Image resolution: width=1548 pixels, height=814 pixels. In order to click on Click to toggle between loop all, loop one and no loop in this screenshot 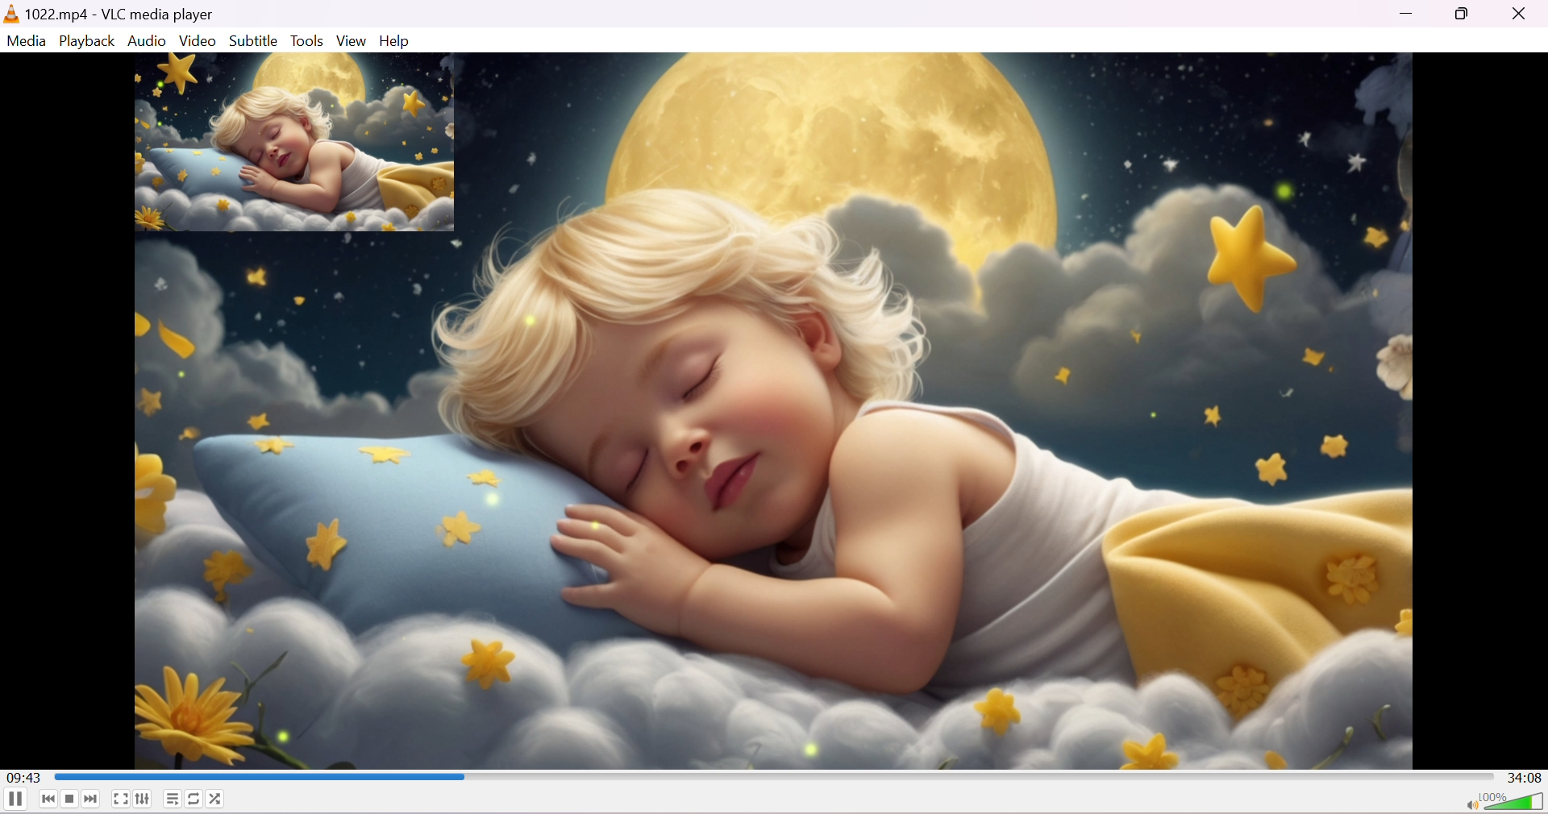, I will do `click(194, 798)`.